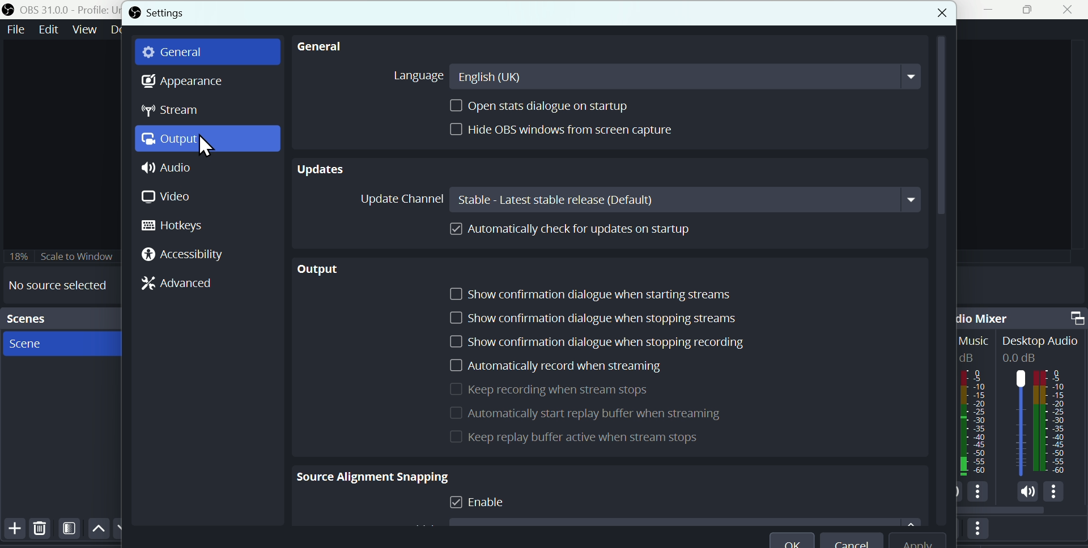  I want to click on General, so click(325, 48).